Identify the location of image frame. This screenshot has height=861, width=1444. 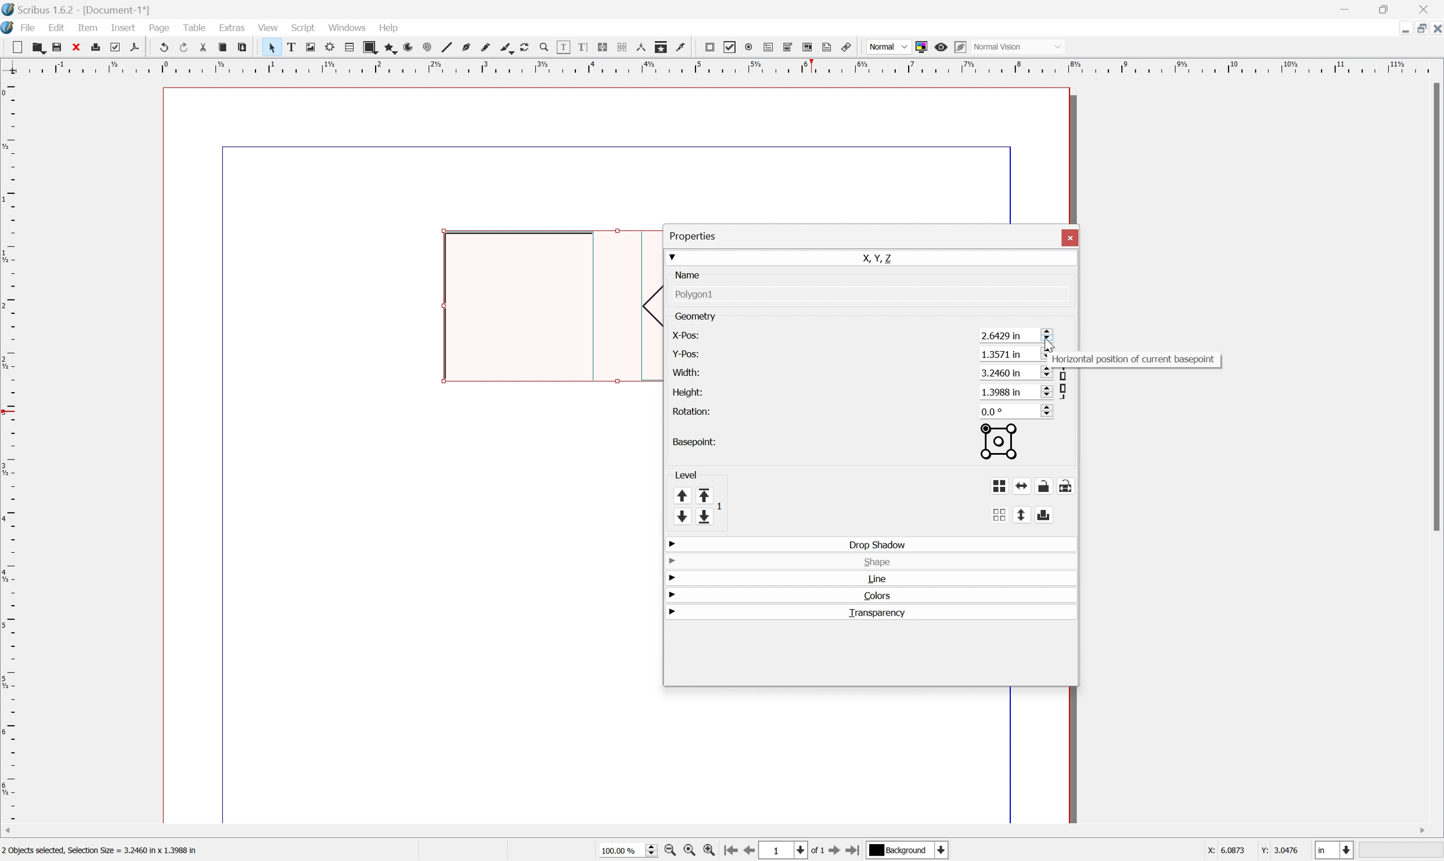
(305, 48).